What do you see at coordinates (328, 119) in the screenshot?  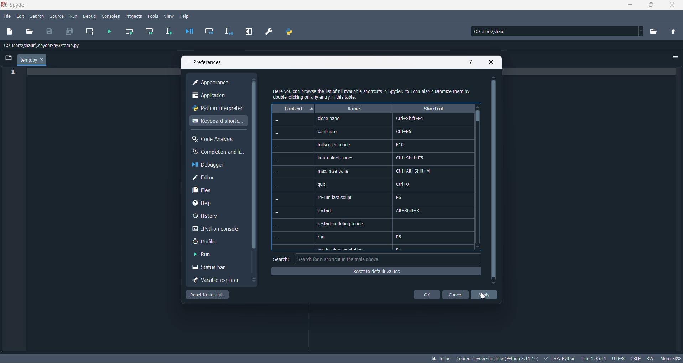 I see `close pane` at bounding box center [328, 119].